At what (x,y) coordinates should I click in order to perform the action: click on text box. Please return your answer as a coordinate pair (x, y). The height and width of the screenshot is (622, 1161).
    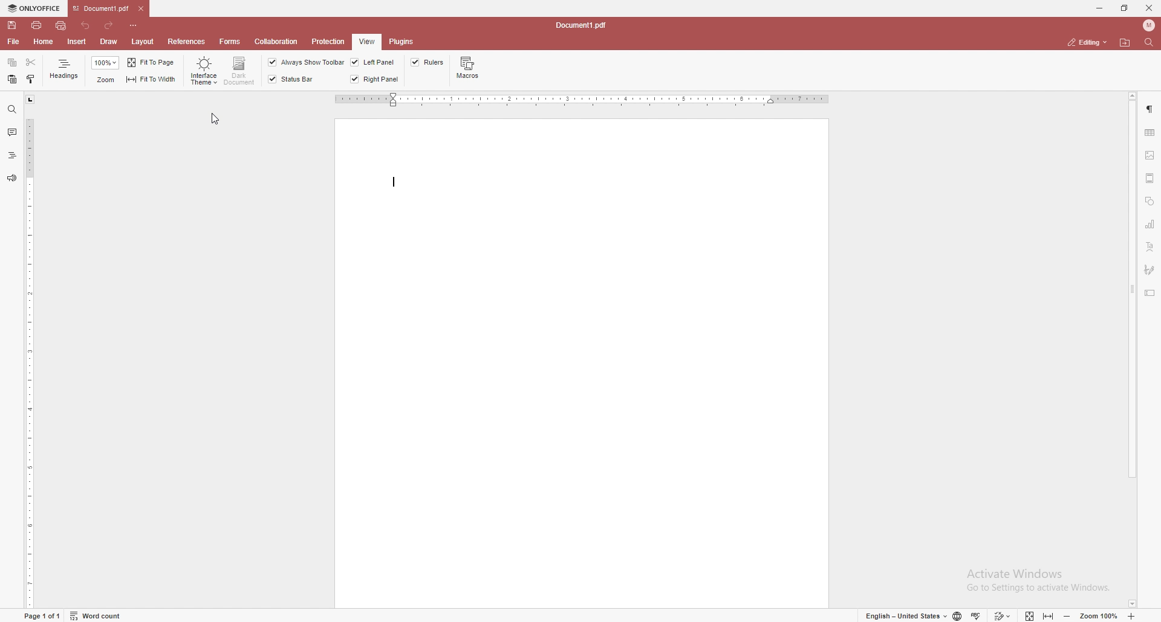
    Looking at the image, I should click on (1150, 294).